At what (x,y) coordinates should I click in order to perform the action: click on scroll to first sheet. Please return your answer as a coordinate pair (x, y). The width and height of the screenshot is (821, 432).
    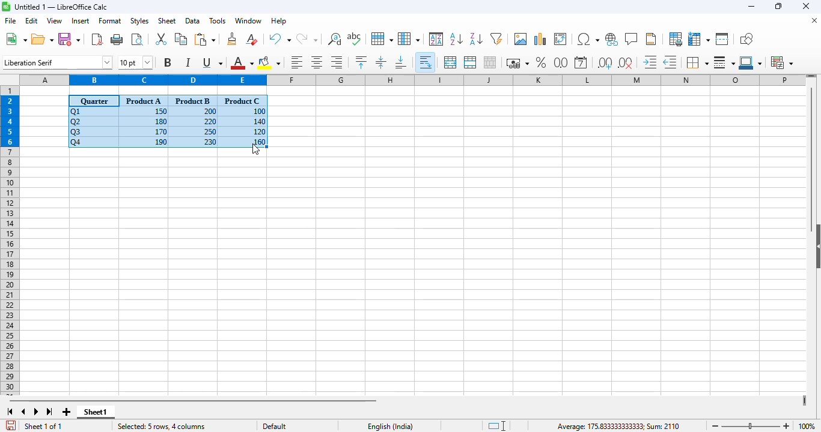
    Looking at the image, I should click on (10, 412).